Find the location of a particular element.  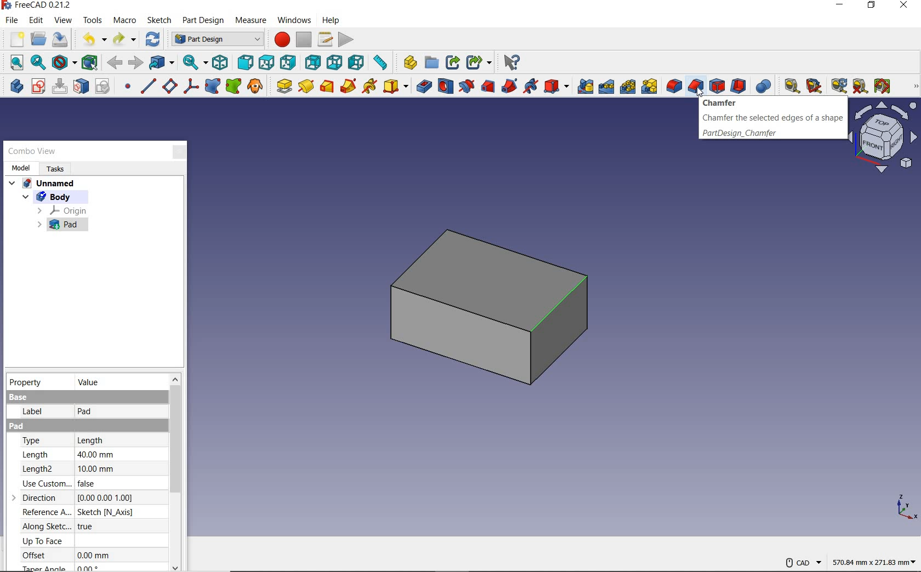

tasks is located at coordinates (58, 169).